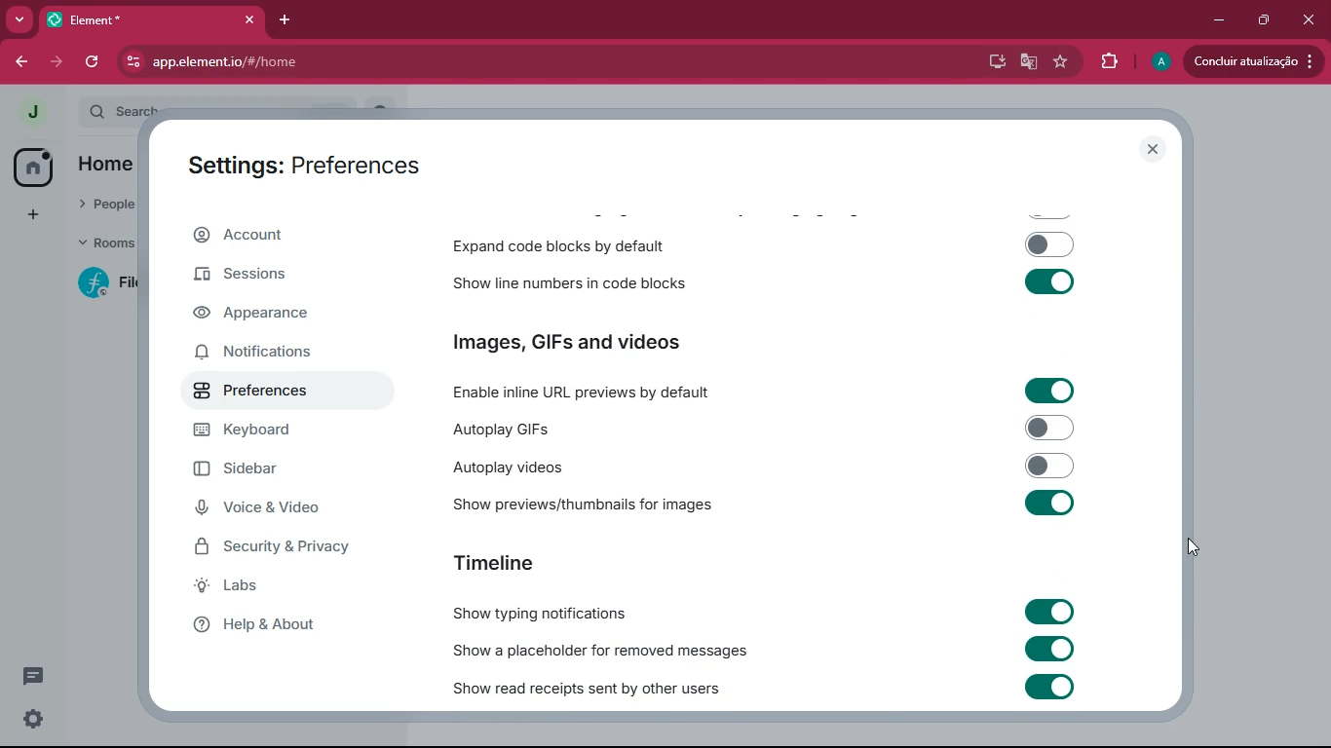 Image resolution: width=1331 pixels, height=748 pixels. I want to click on show read receipts sent by other users, so click(614, 687).